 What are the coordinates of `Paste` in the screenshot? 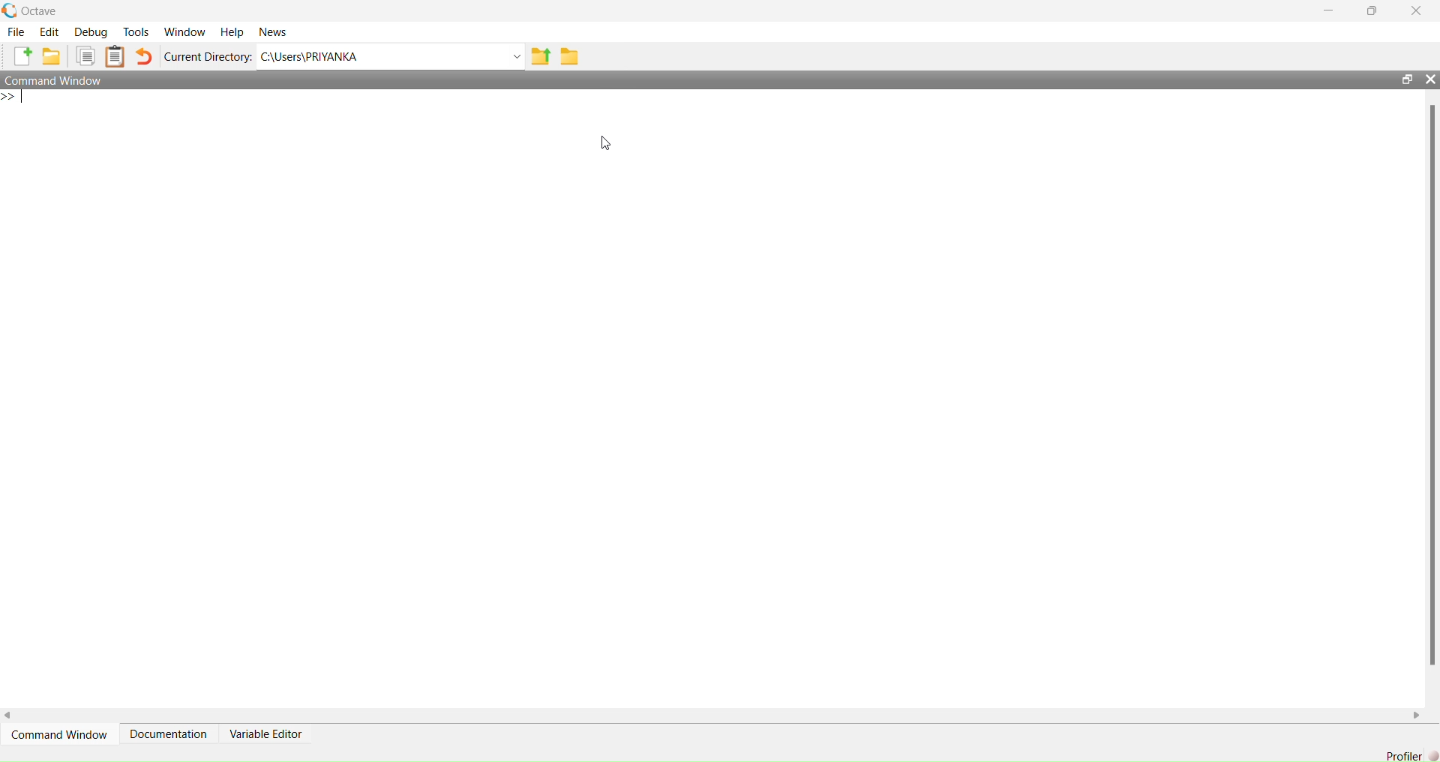 It's located at (115, 56).